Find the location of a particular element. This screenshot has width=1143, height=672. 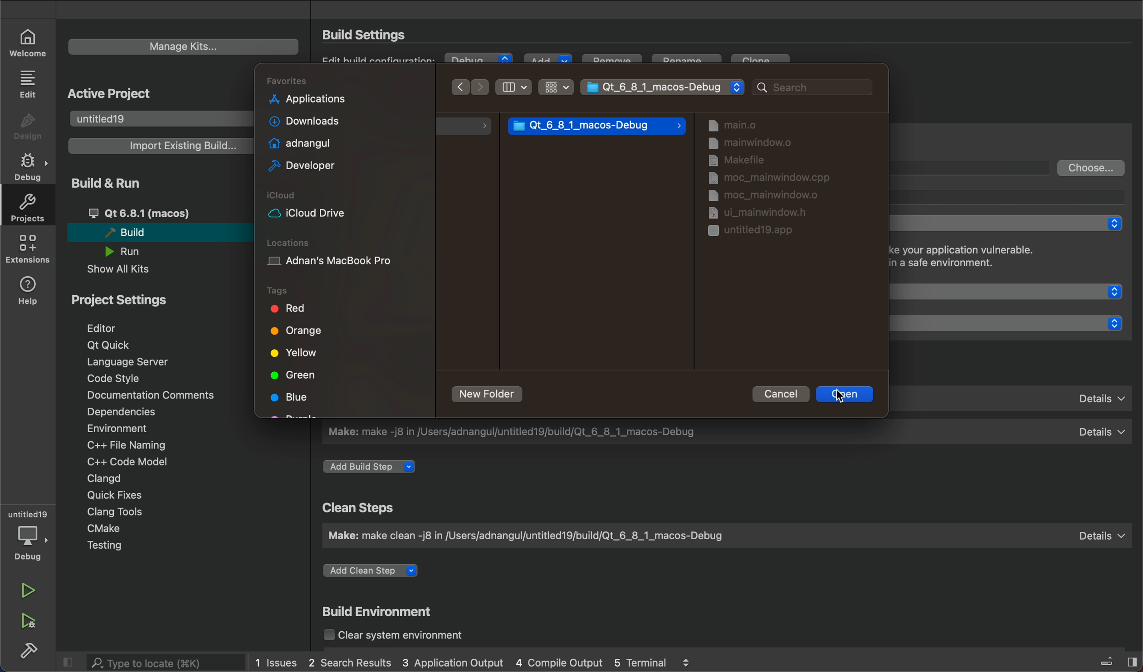

build setting is located at coordinates (368, 34).